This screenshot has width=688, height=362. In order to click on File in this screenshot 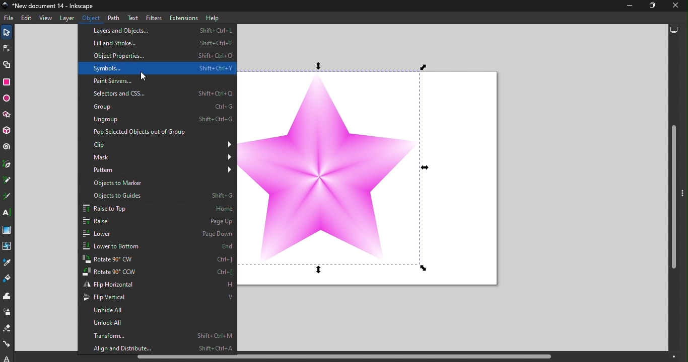, I will do `click(10, 19)`.